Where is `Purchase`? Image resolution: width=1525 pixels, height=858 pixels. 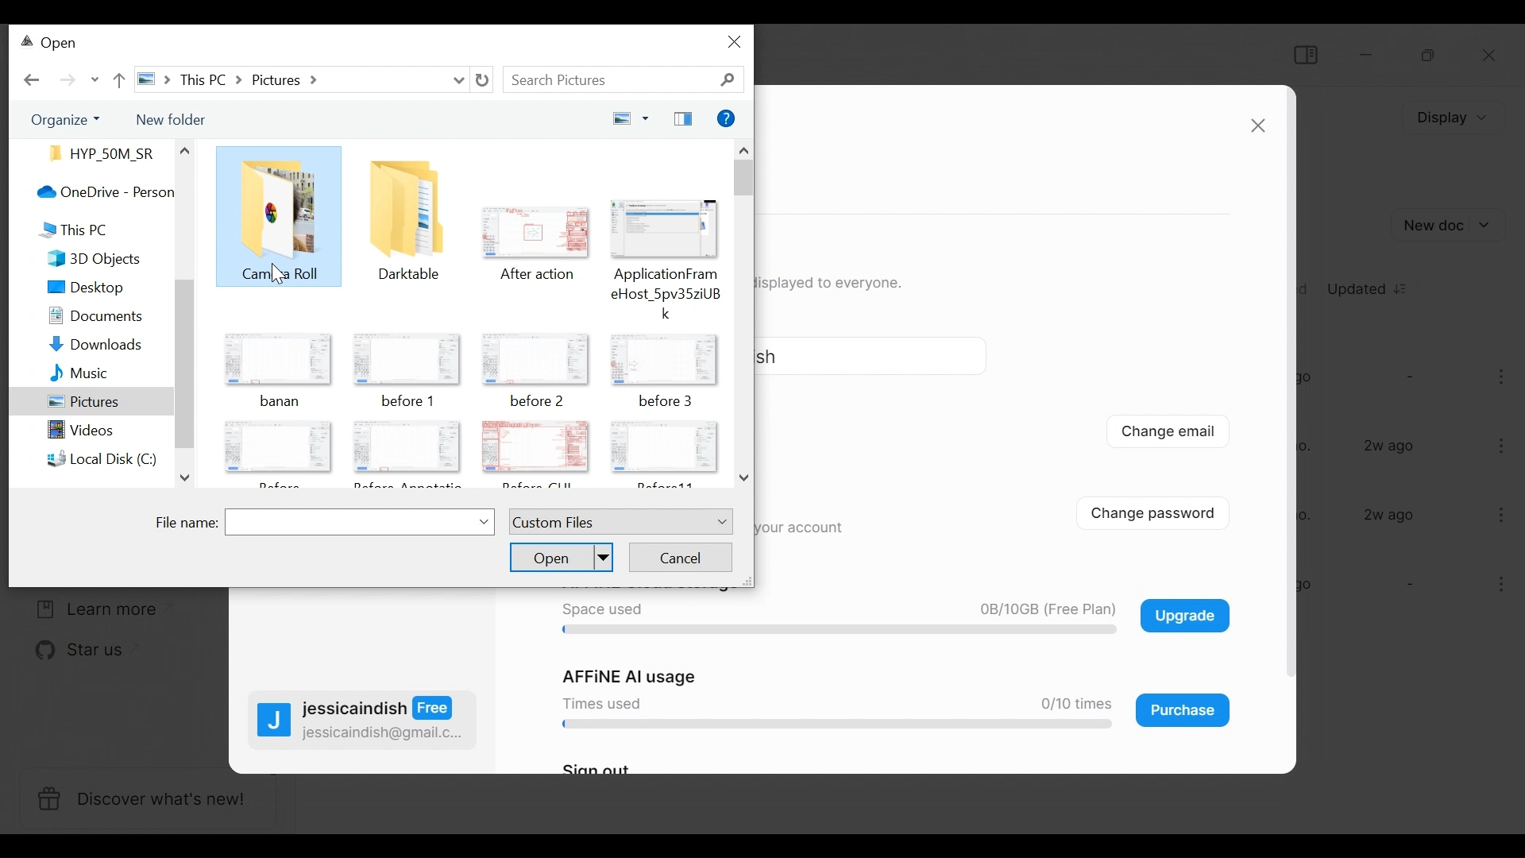
Purchase is located at coordinates (1183, 710).